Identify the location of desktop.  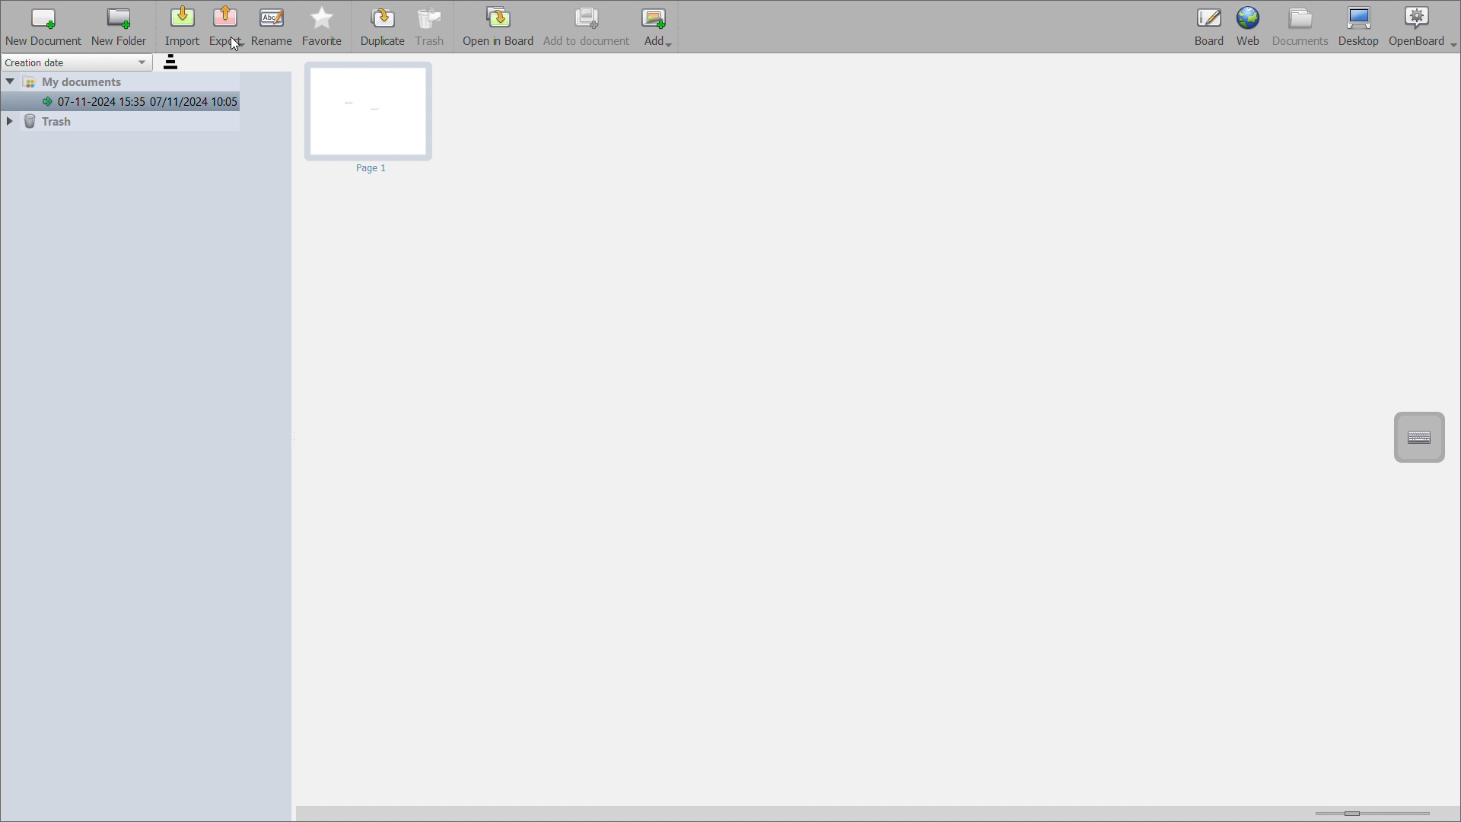
(1359, 27).